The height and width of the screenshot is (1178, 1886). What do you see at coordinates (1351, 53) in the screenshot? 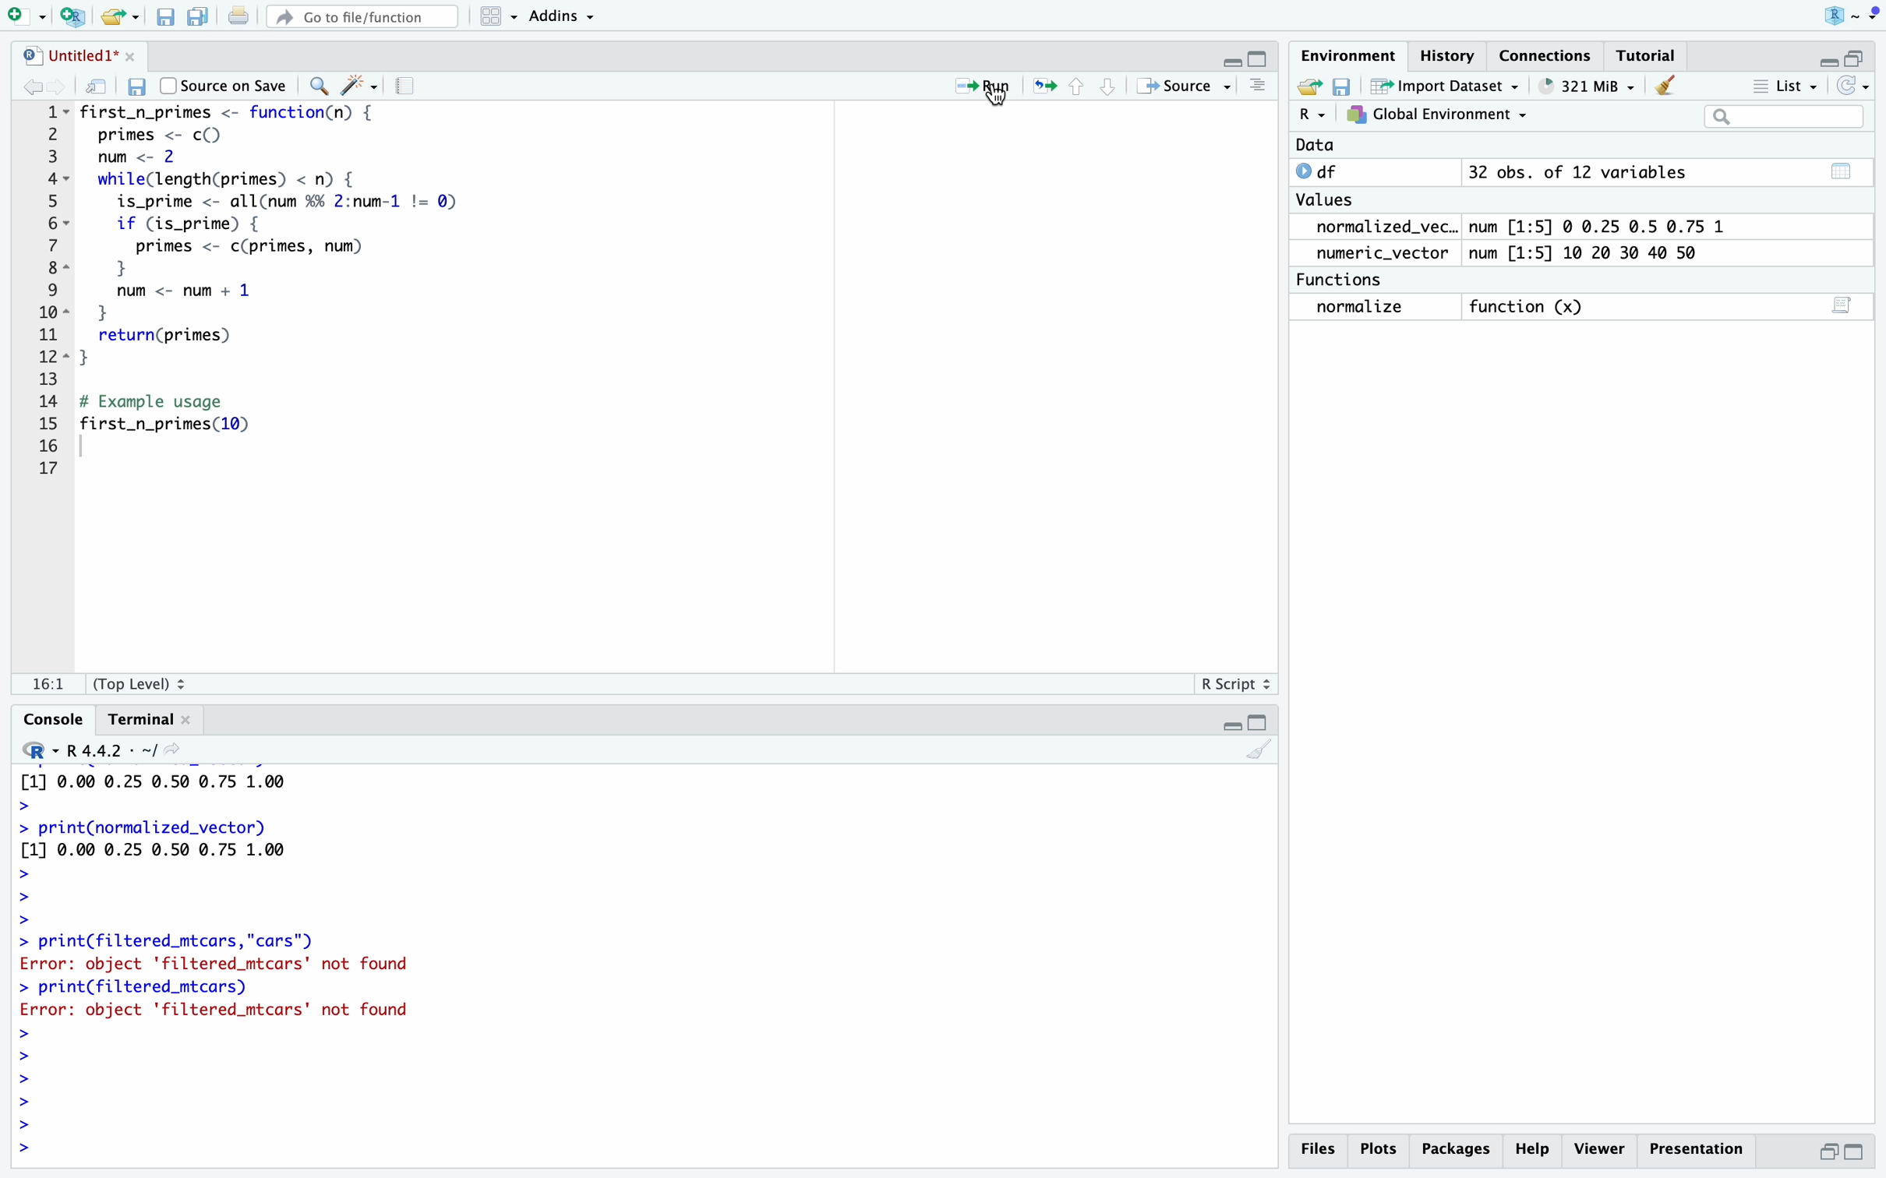
I see `Environment` at bounding box center [1351, 53].